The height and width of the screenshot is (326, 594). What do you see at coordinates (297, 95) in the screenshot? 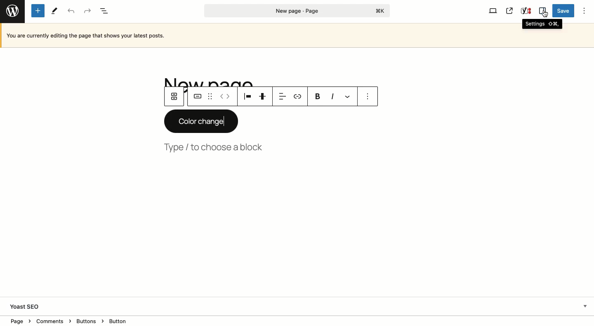
I see `Link` at bounding box center [297, 95].